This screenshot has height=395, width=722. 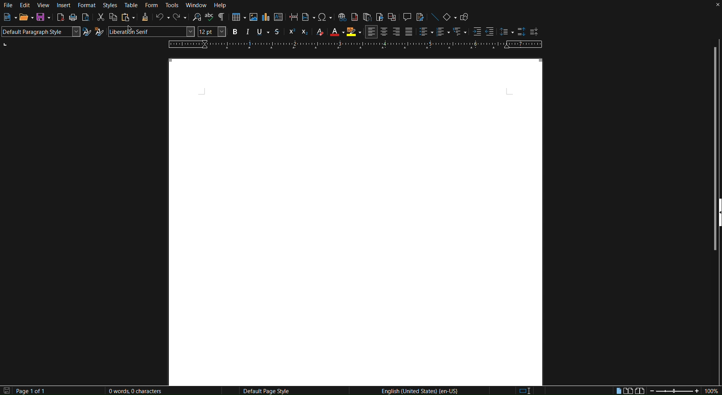 What do you see at coordinates (86, 31) in the screenshot?
I see `Update Selected Style` at bounding box center [86, 31].